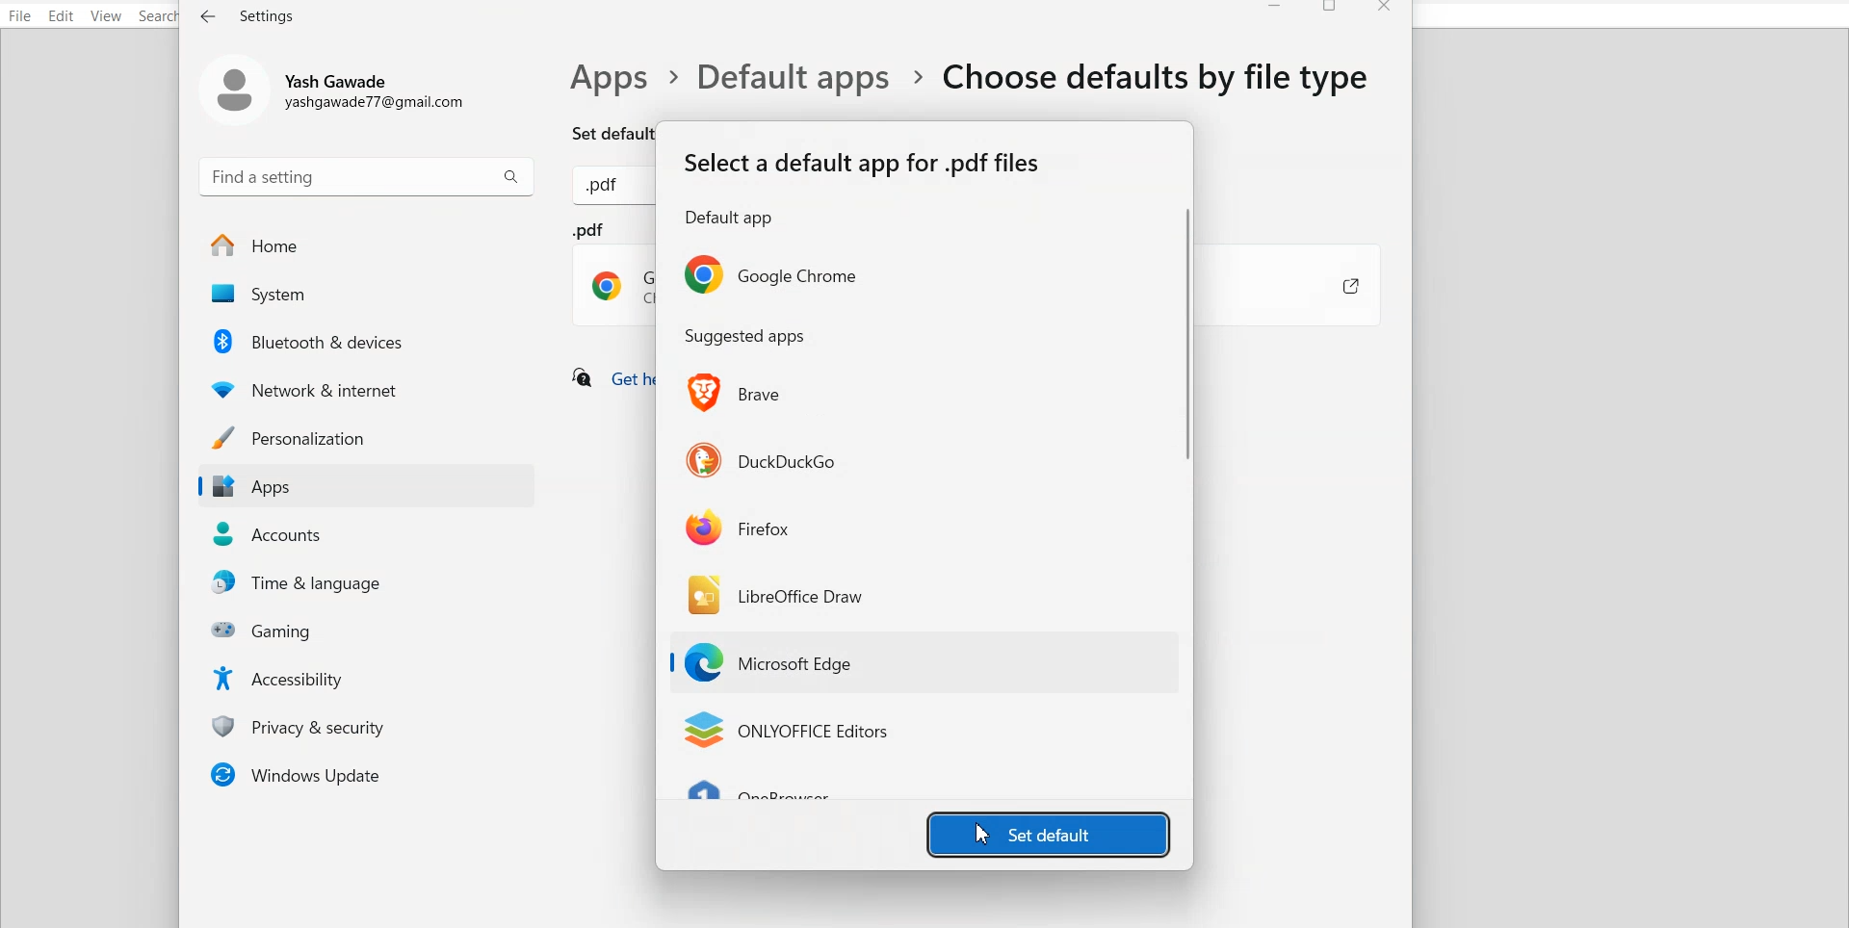 The width and height of the screenshot is (1849, 928). Describe the element at coordinates (740, 393) in the screenshot. I see `Brave` at that location.